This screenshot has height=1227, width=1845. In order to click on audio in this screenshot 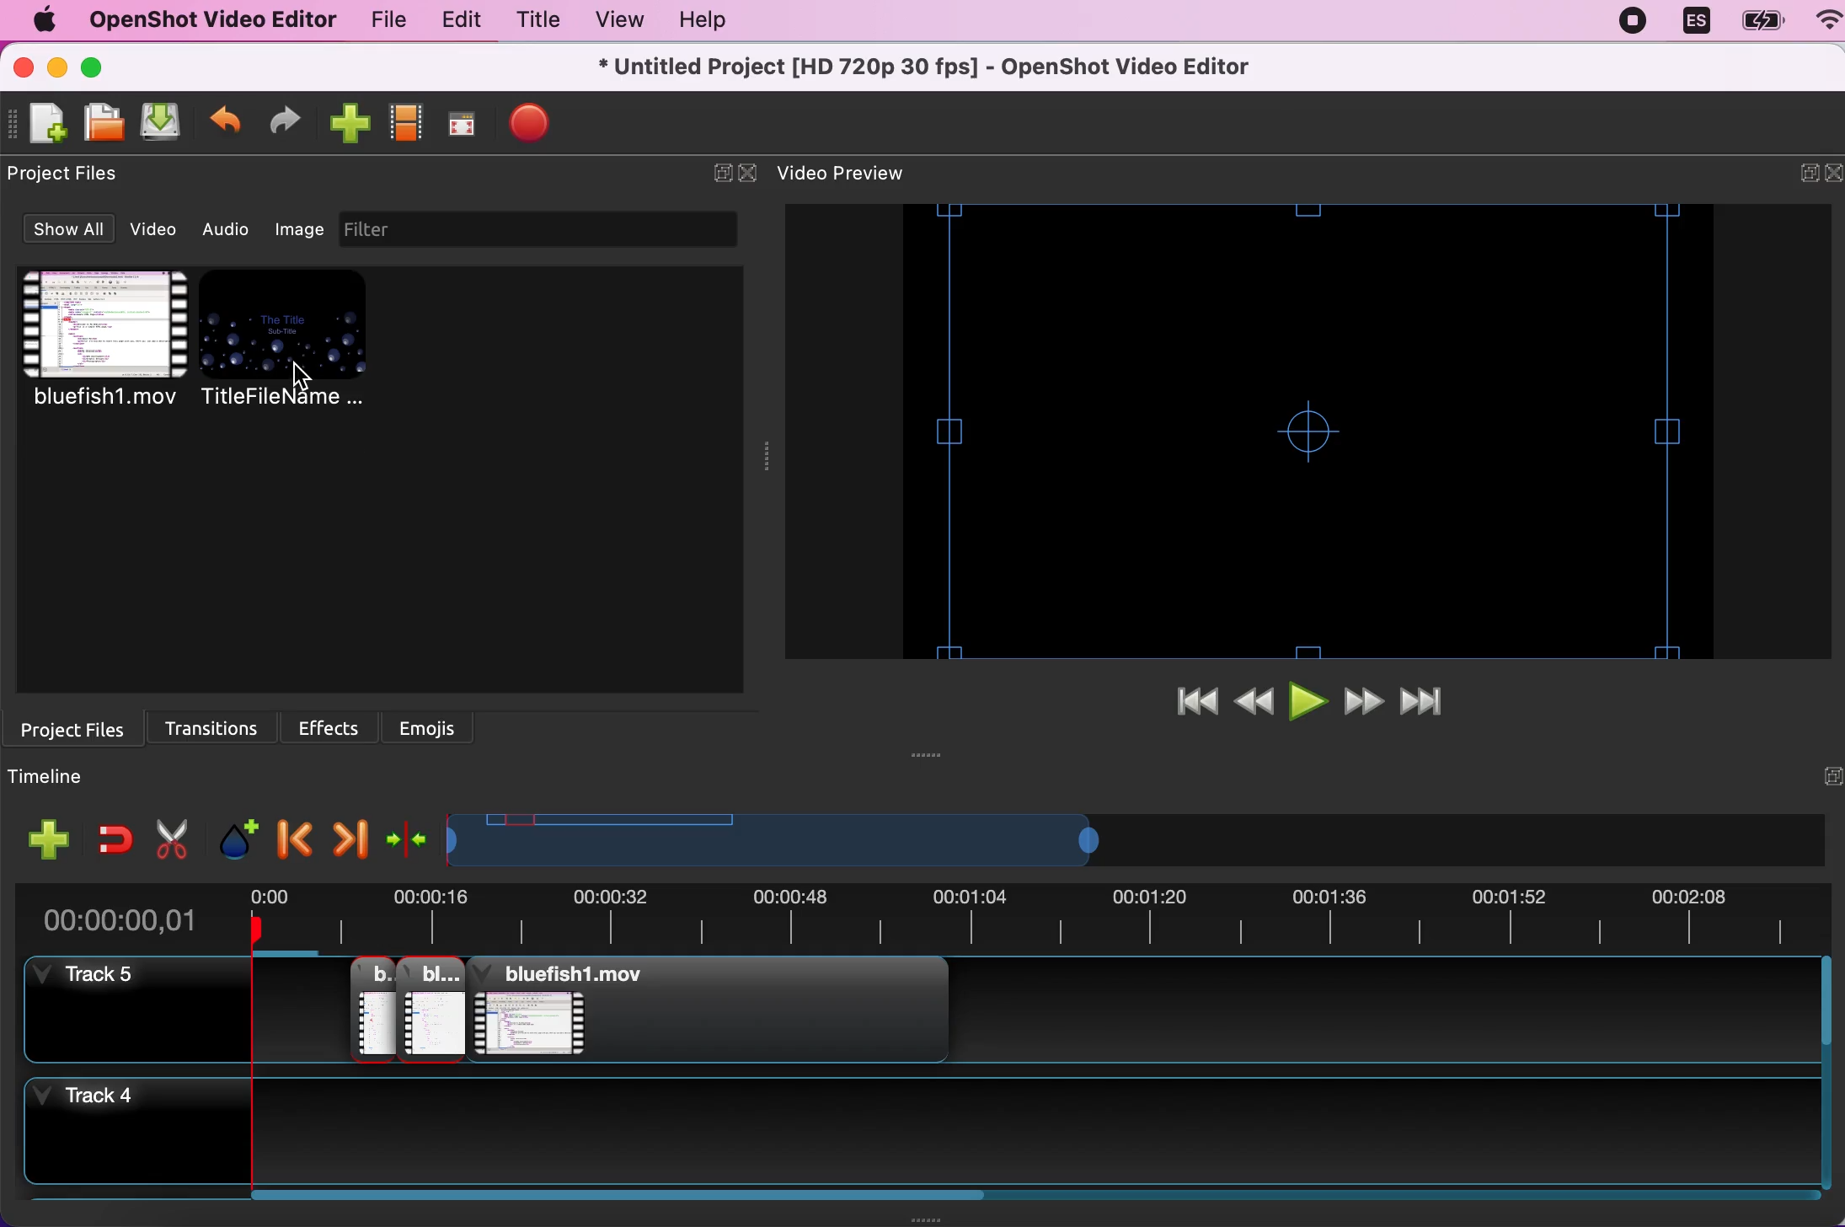, I will do `click(232, 229)`.